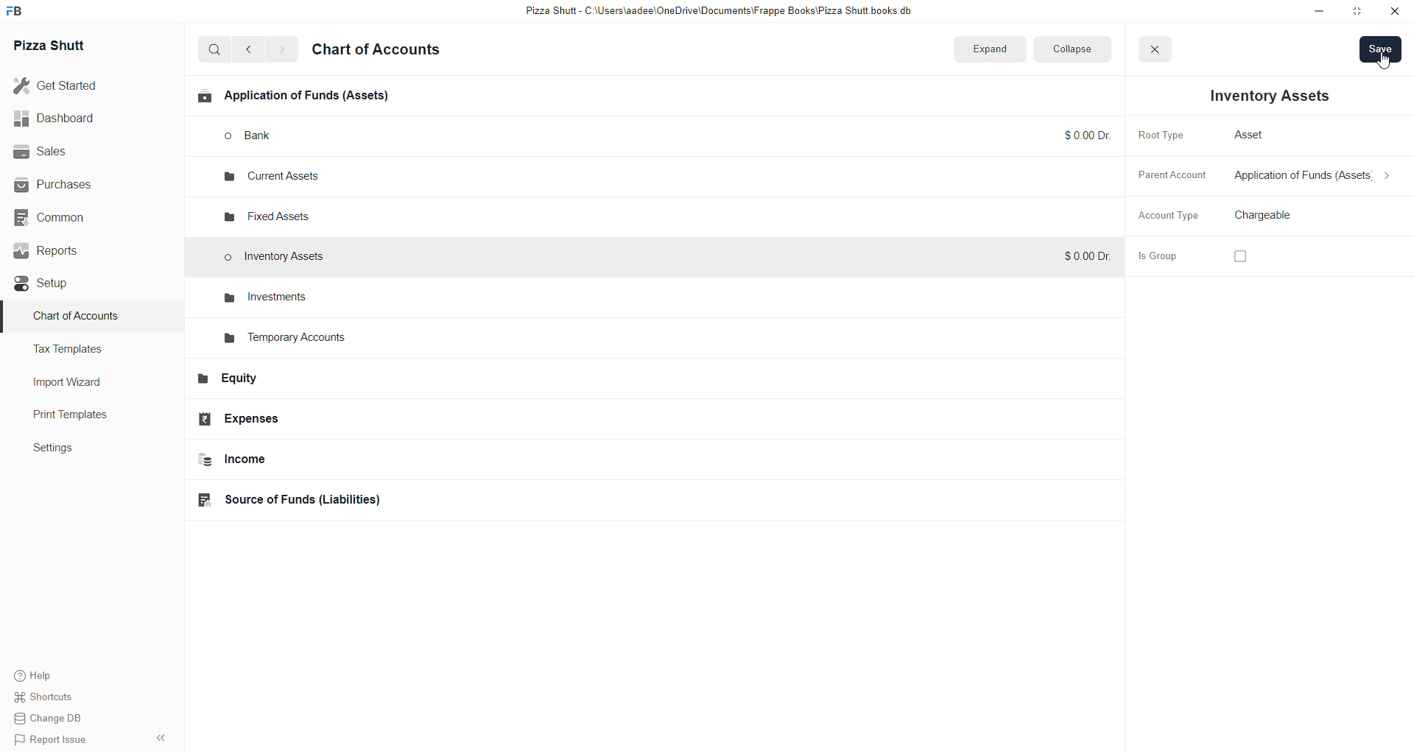  What do you see at coordinates (76, 383) in the screenshot?
I see `Import Wizard ` at bounding box center [76, 383].